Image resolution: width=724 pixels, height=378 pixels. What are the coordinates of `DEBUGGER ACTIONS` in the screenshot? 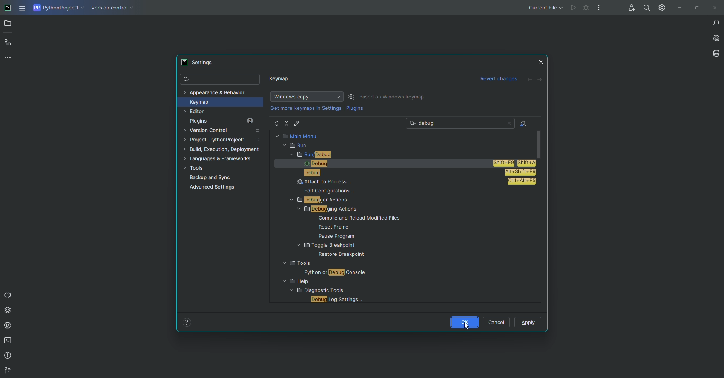 It's located at (329, 200).